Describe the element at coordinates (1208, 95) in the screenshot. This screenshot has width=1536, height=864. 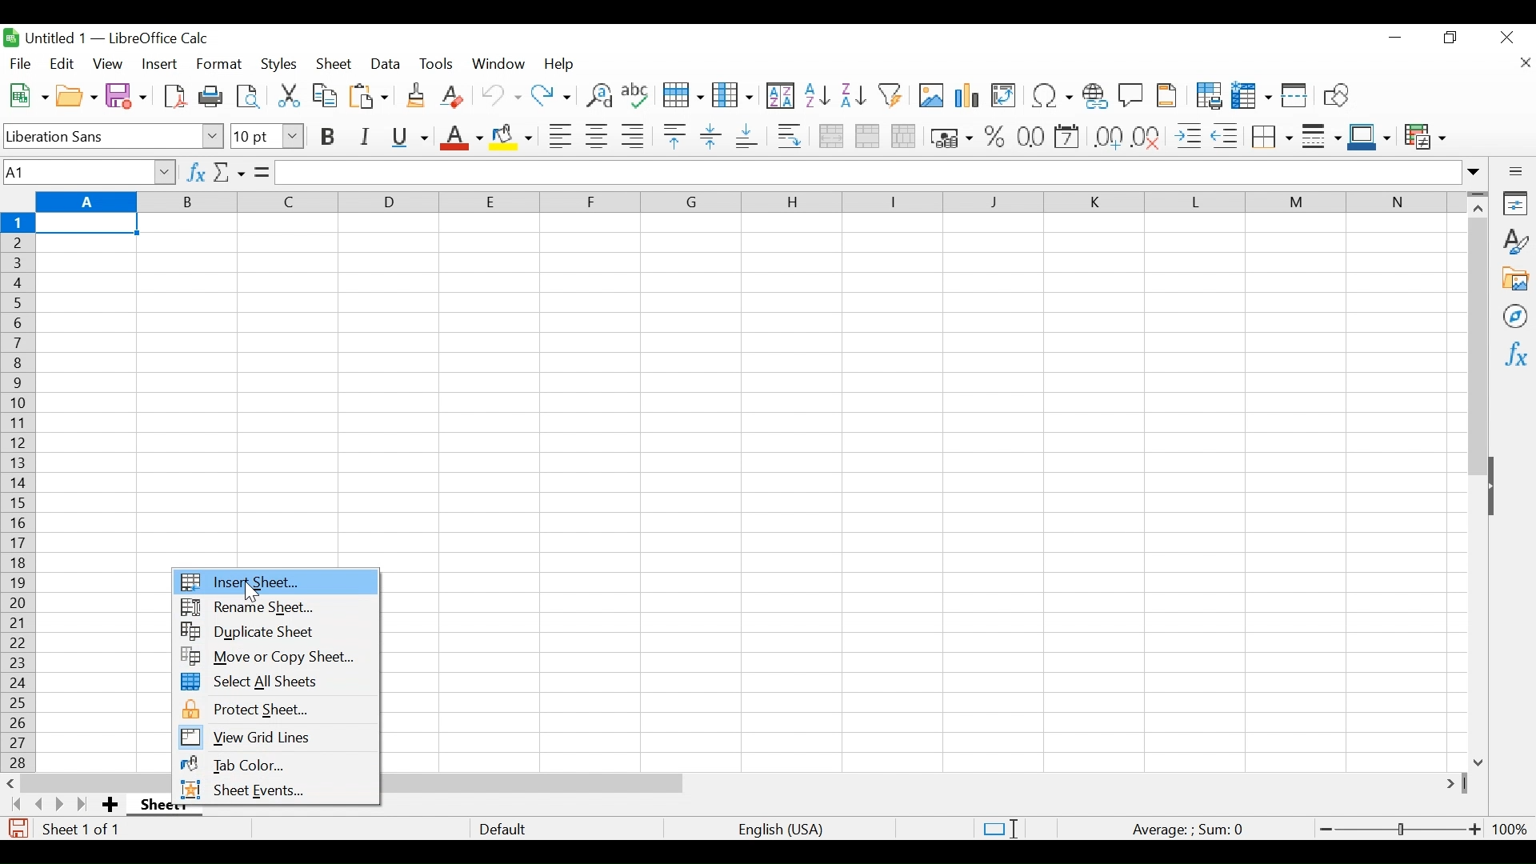
I see `Define Print Area` at that location.